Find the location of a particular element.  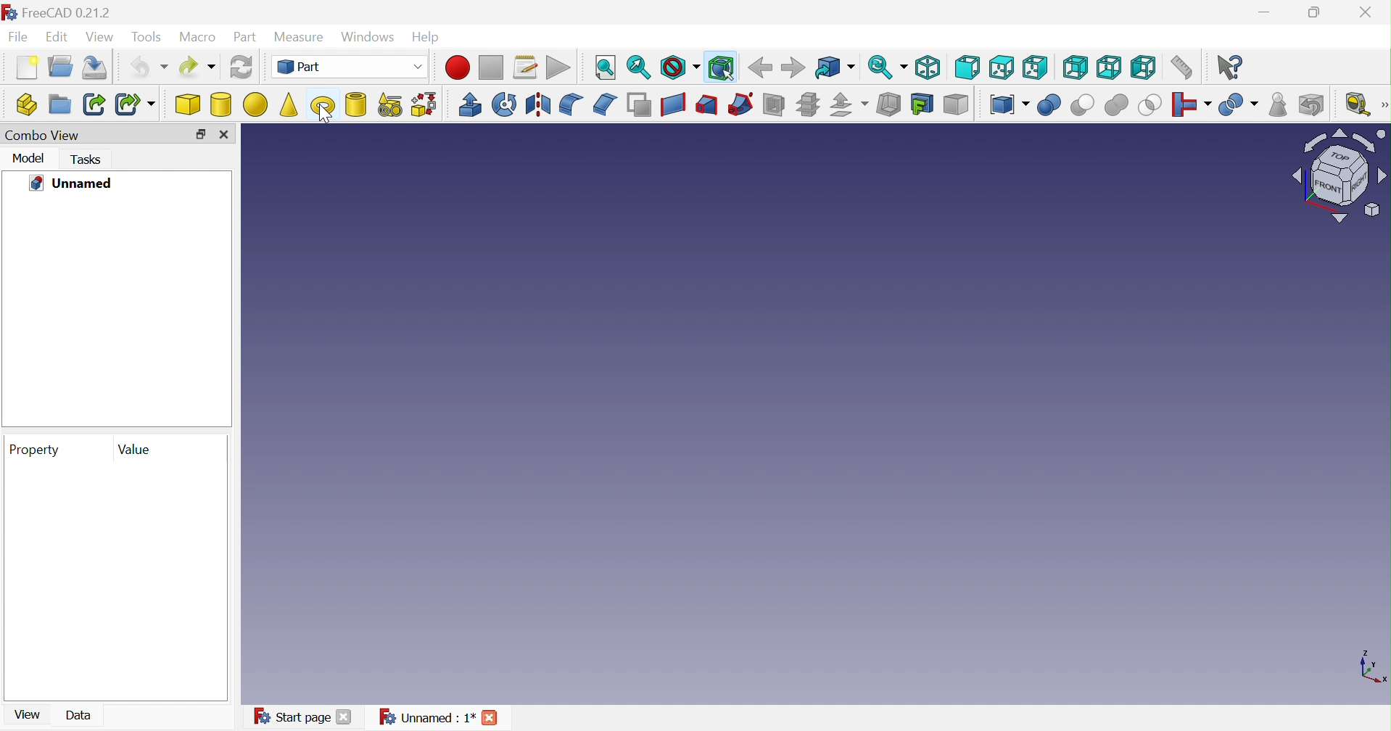

What's this? is located at coordinates (1229, 68).